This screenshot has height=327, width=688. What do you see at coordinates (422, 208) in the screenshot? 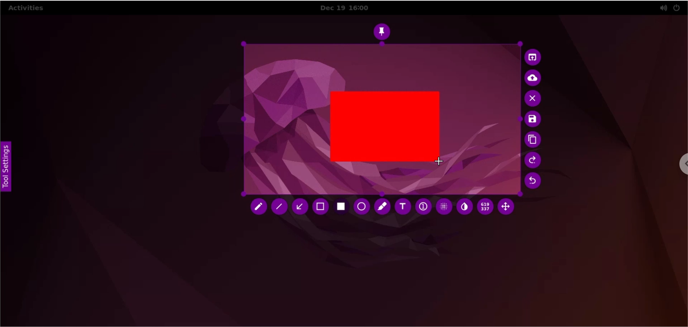
I see `auto increment ` at bounding box center [422, 208].